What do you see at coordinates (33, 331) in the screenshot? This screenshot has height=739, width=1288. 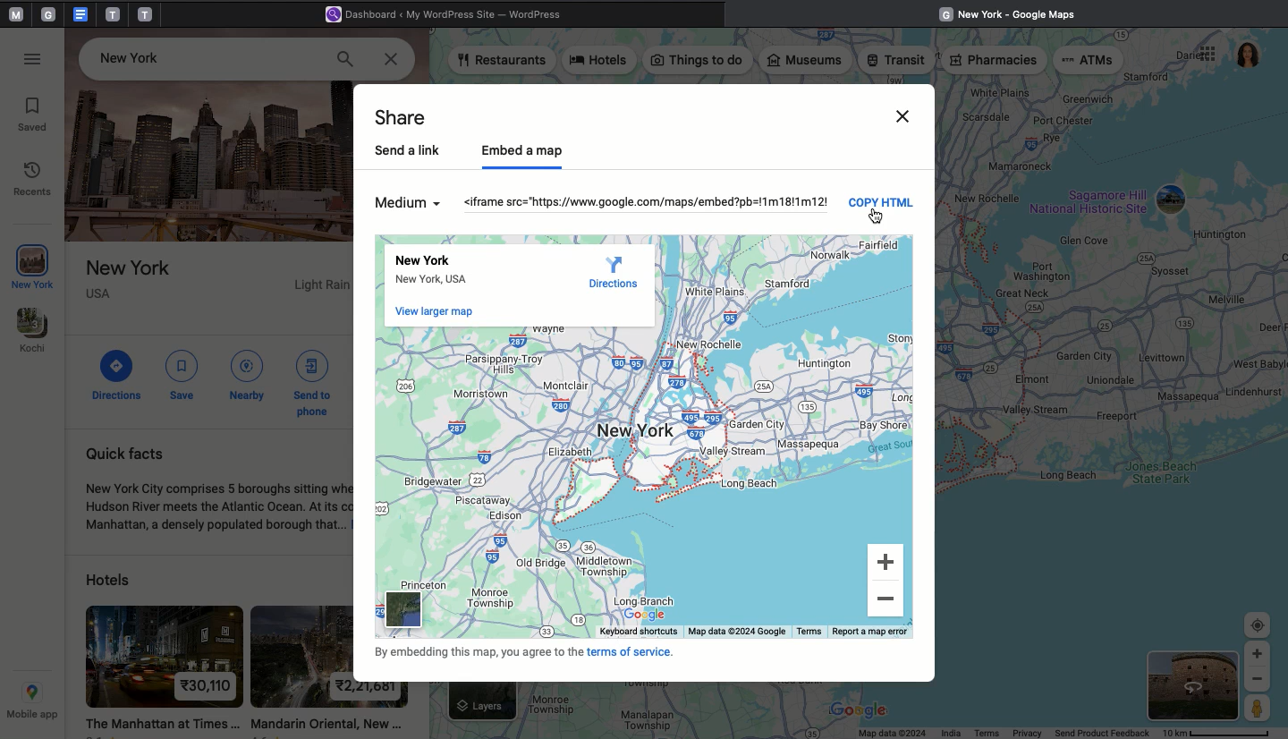 I see `Kochi` at bounding box center [33, 331].